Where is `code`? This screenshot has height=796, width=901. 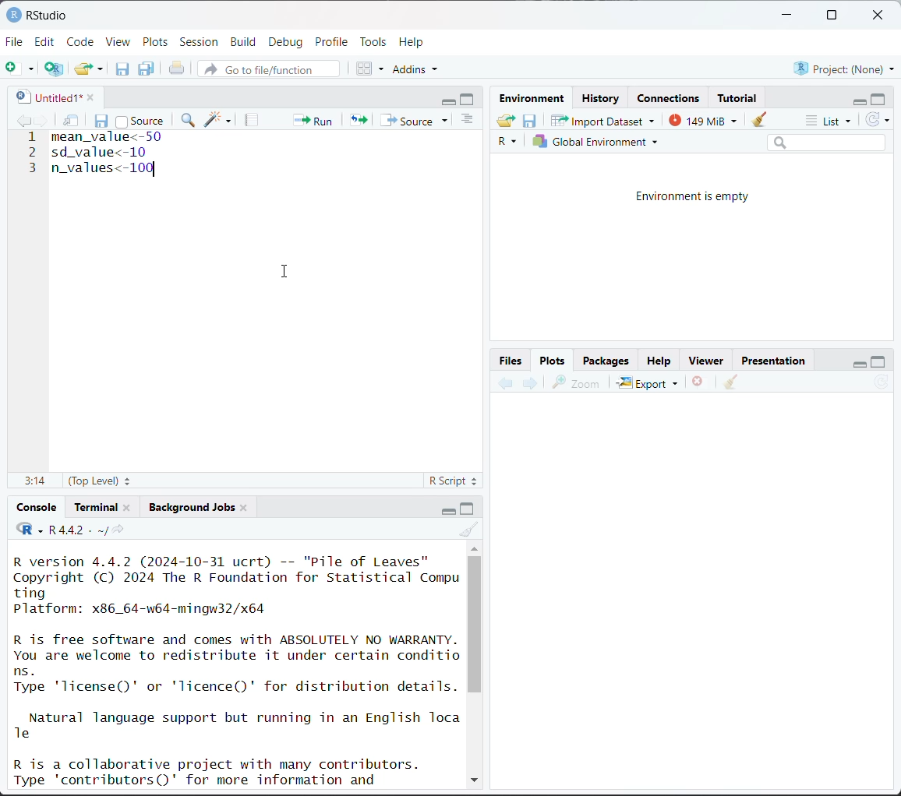
code is located at coordinates (29, 530).